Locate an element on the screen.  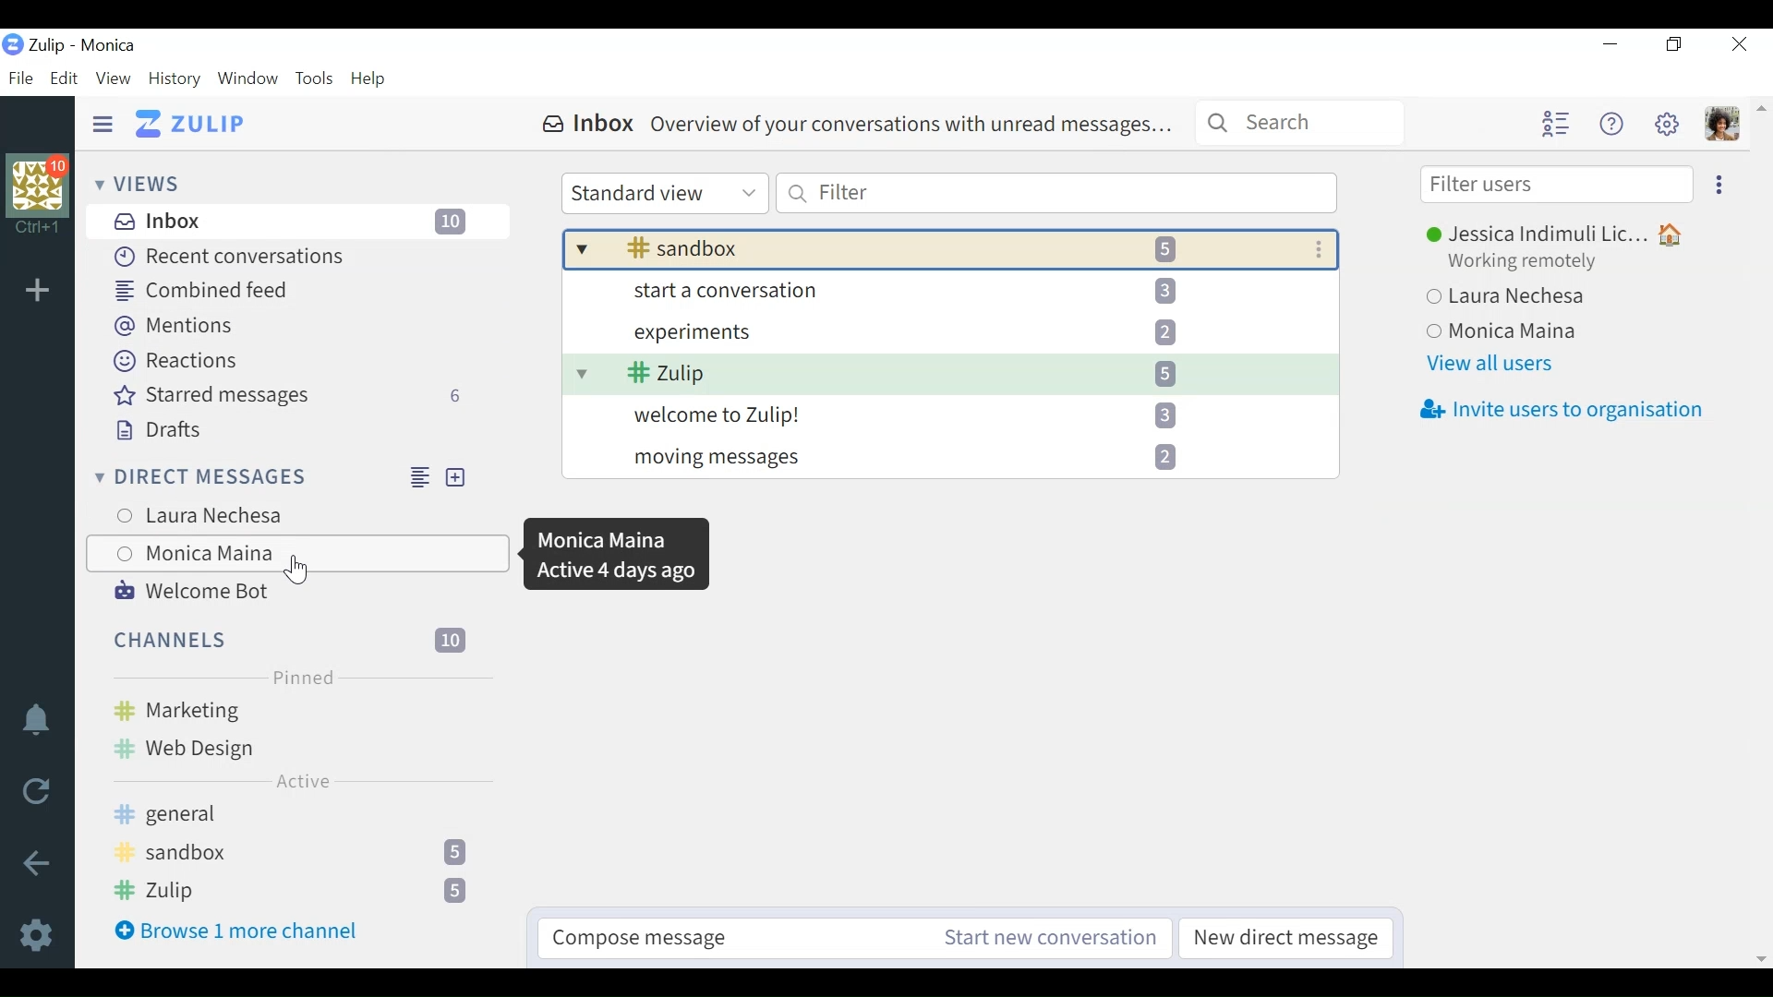
Help menu is located at coordinates (1611, 126).